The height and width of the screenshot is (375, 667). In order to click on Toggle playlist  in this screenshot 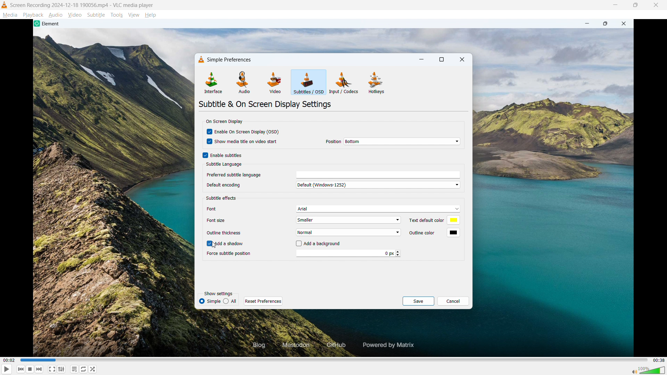, I will do `click(74, 369)`.